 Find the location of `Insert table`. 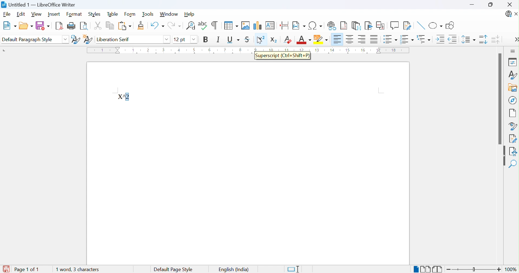

Insert table is located at coordinates (232, 25).